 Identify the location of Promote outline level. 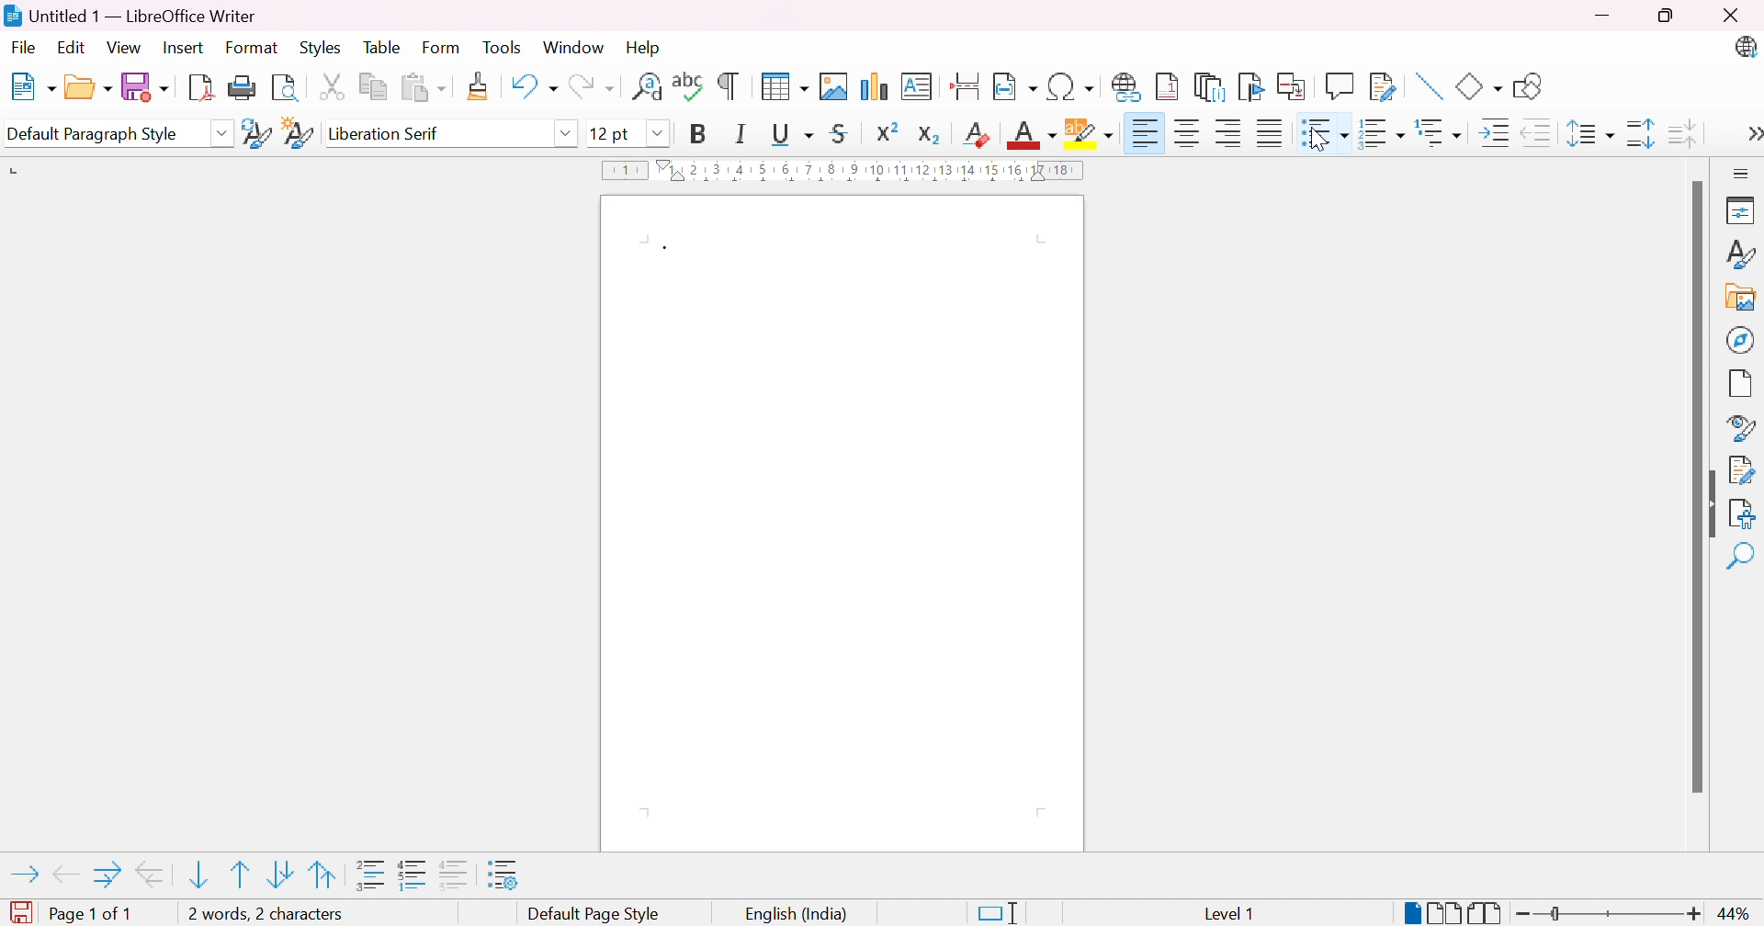
(64, 874).